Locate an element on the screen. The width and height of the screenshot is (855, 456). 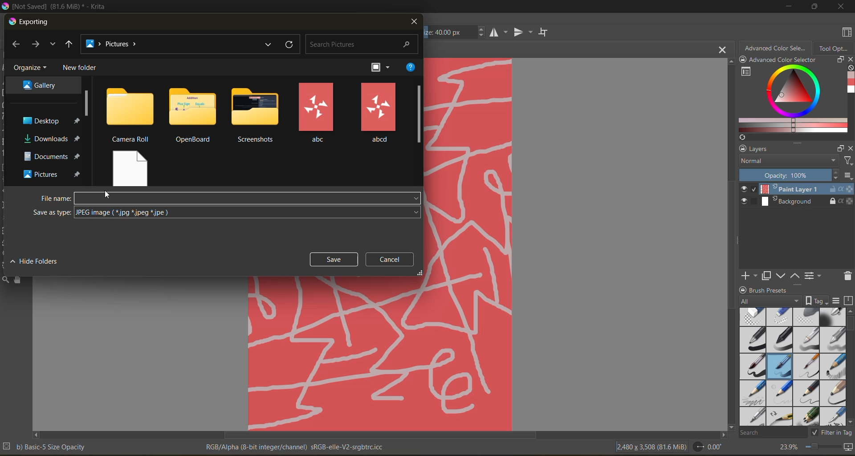
search is located at coordinates (773, 432).